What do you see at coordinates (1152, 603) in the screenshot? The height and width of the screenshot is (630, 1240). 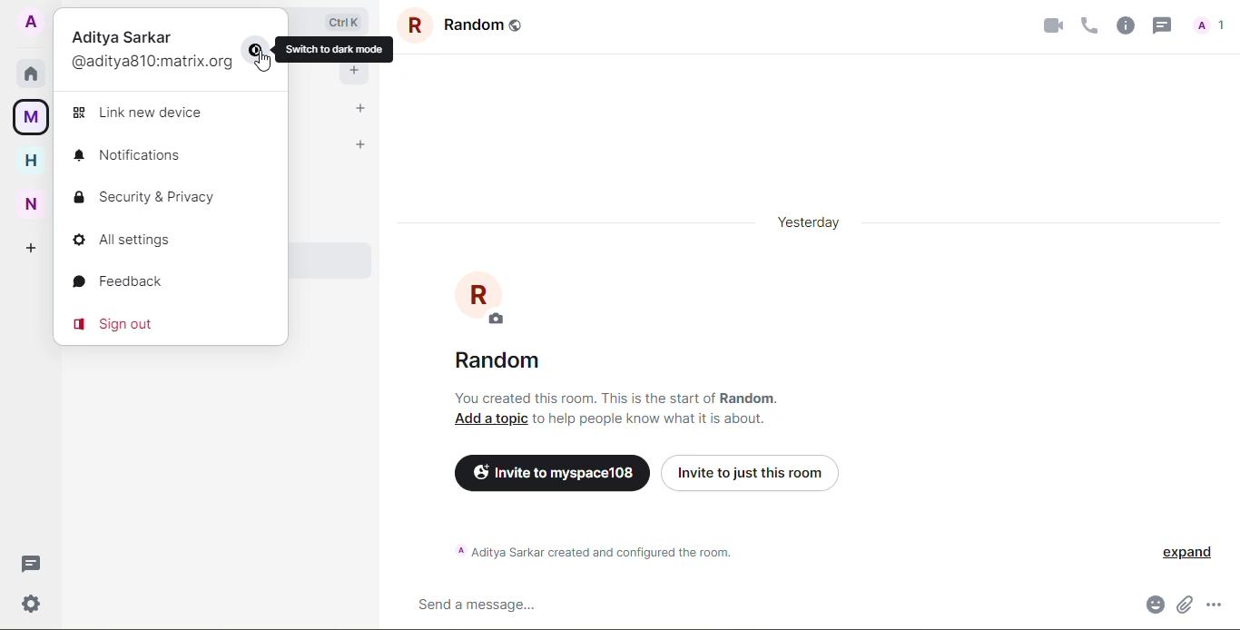 I see `emoji` at bounding box center [1152, 603].